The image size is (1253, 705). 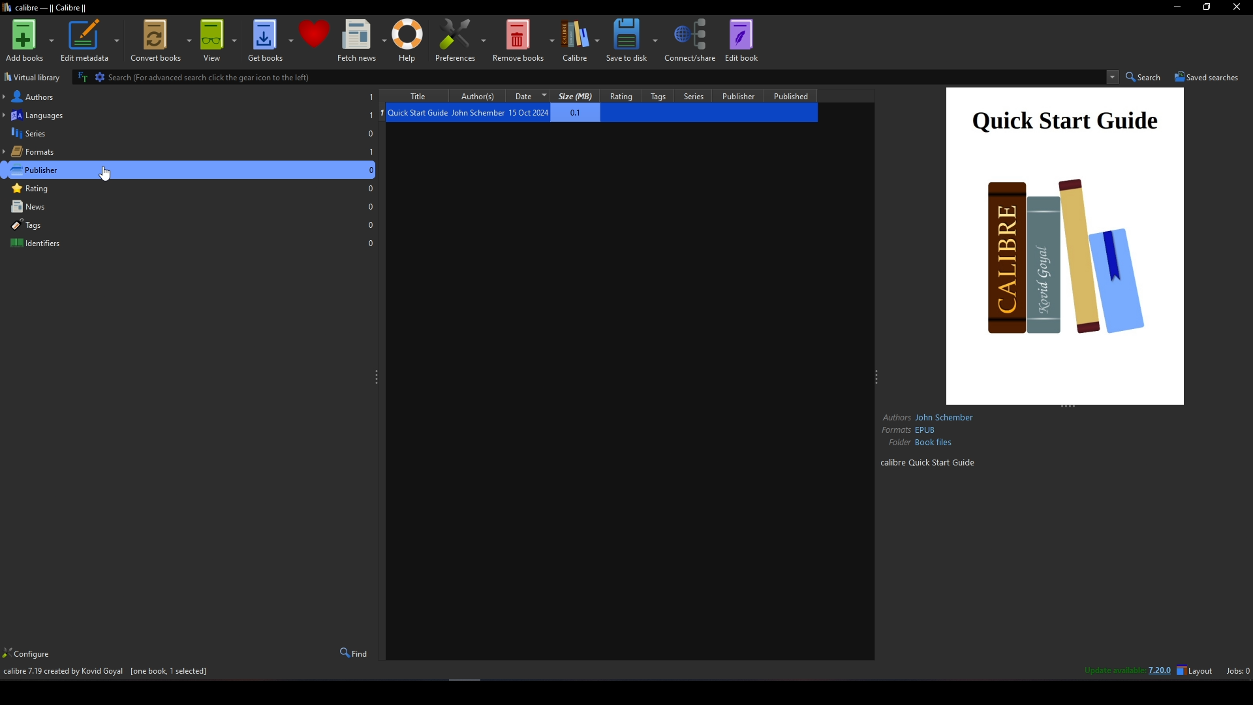 What do you see at coordinates (740, 96) in the screenshot?
I see `Publisher` at bounding box center [740, 96].